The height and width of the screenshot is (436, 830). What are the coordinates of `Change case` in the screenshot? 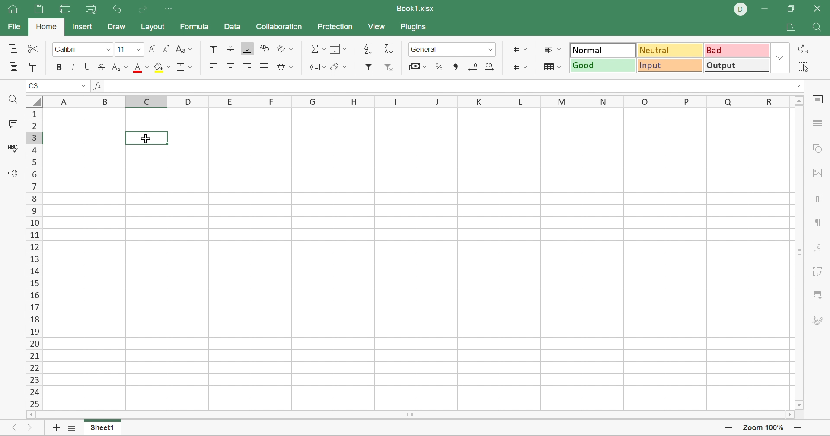 It's located at (185, 49).